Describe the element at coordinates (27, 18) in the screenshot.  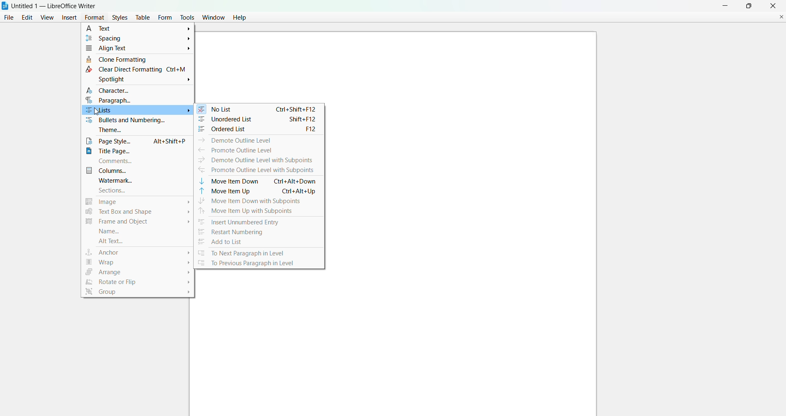
I see `edit` at that location.